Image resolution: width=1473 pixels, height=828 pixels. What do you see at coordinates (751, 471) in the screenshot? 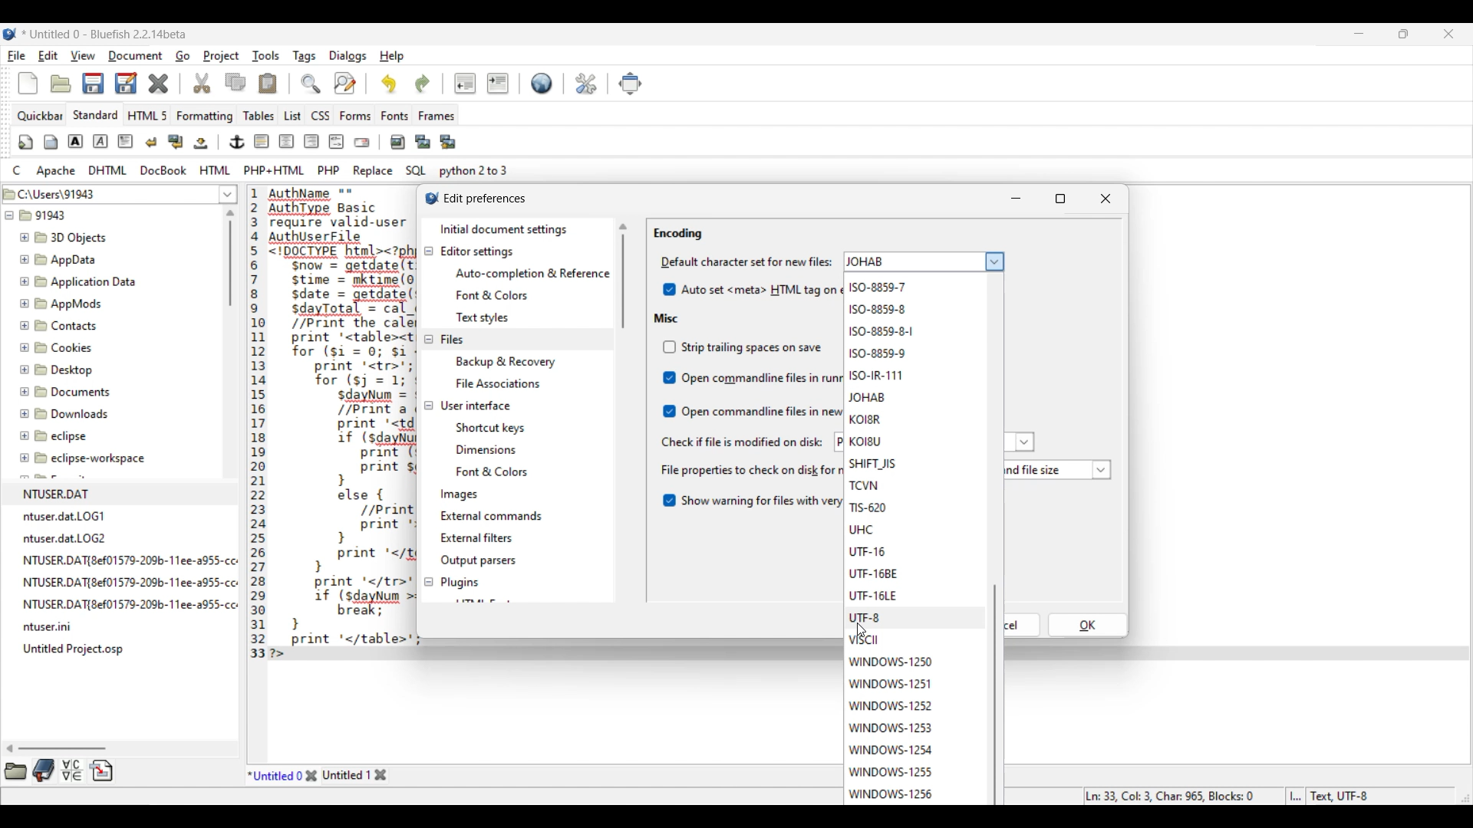
I see `Indicates file properties to check on disk for modification` at bounding box center [751, 471].